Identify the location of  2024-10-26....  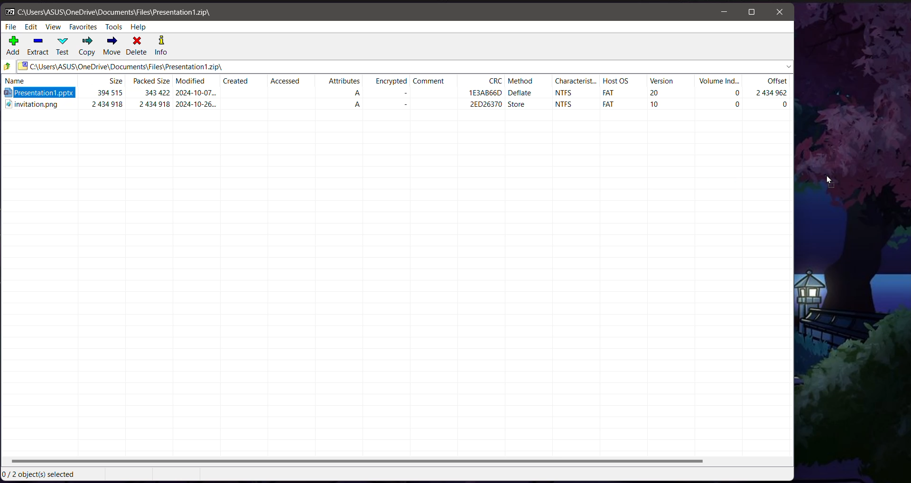
(198, 106).